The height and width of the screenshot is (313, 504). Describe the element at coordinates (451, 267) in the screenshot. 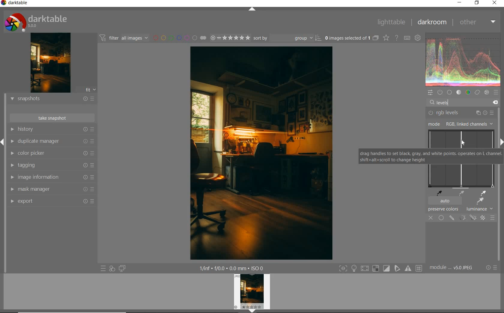

I see `module` at that location.